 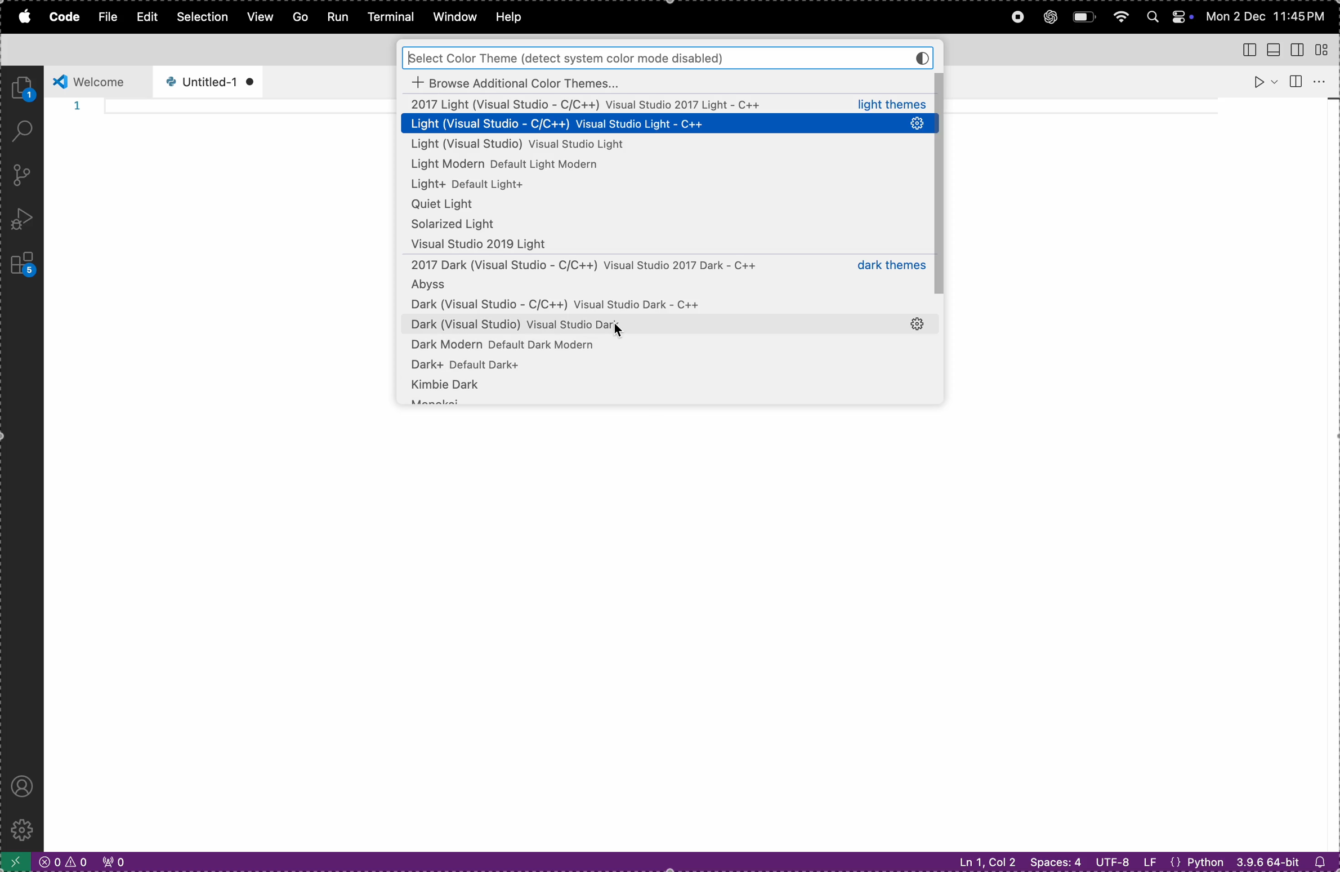 I want to click on solarized light, so click(x=666, y=225).